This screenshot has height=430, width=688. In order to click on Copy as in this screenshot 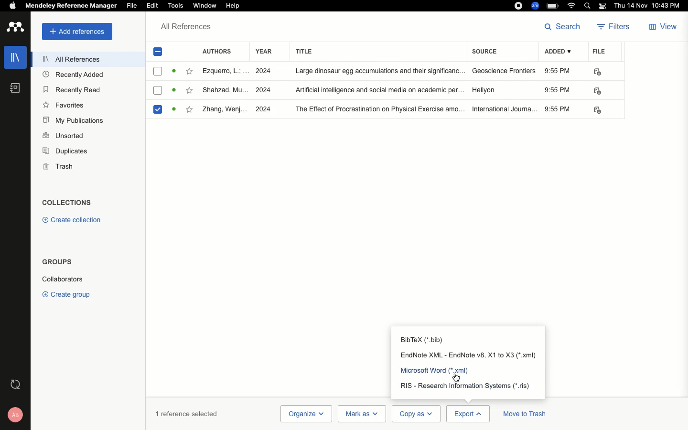, I will do `click(415, 414)`.